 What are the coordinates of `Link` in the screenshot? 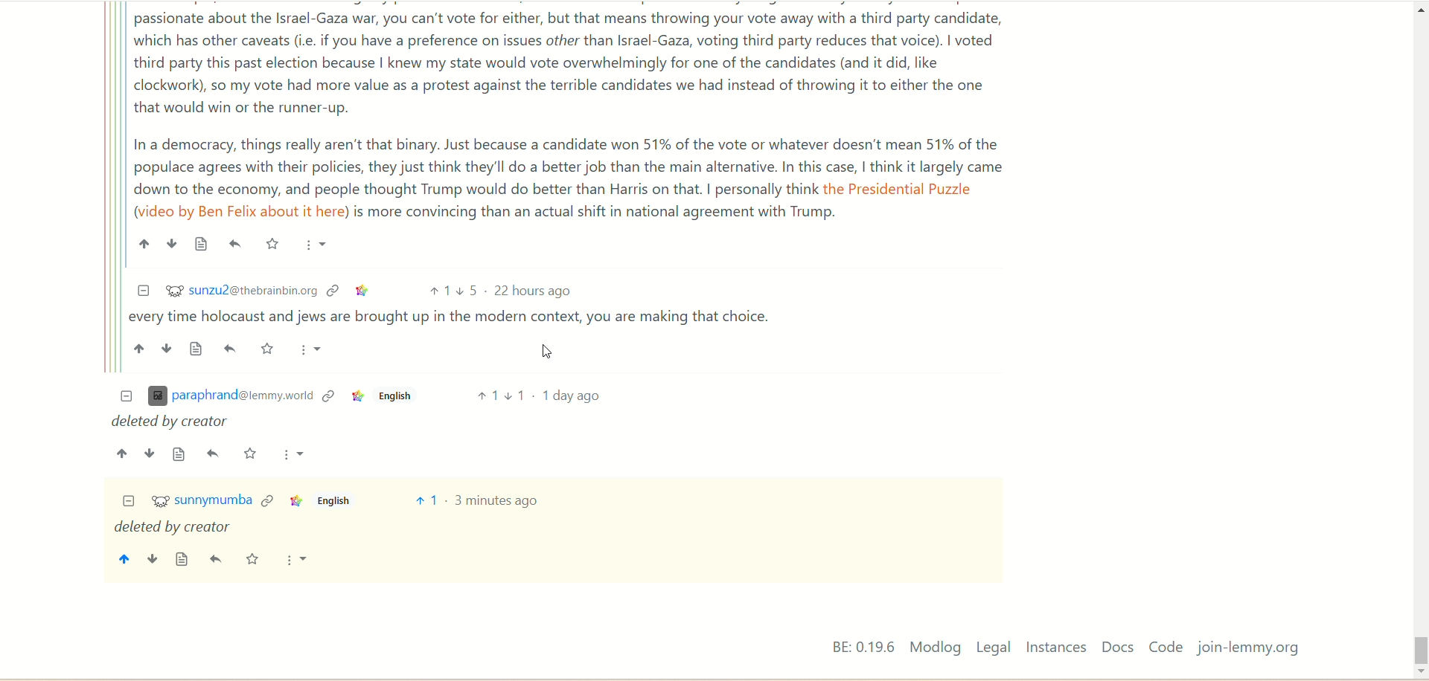 It's located at (328, 397).